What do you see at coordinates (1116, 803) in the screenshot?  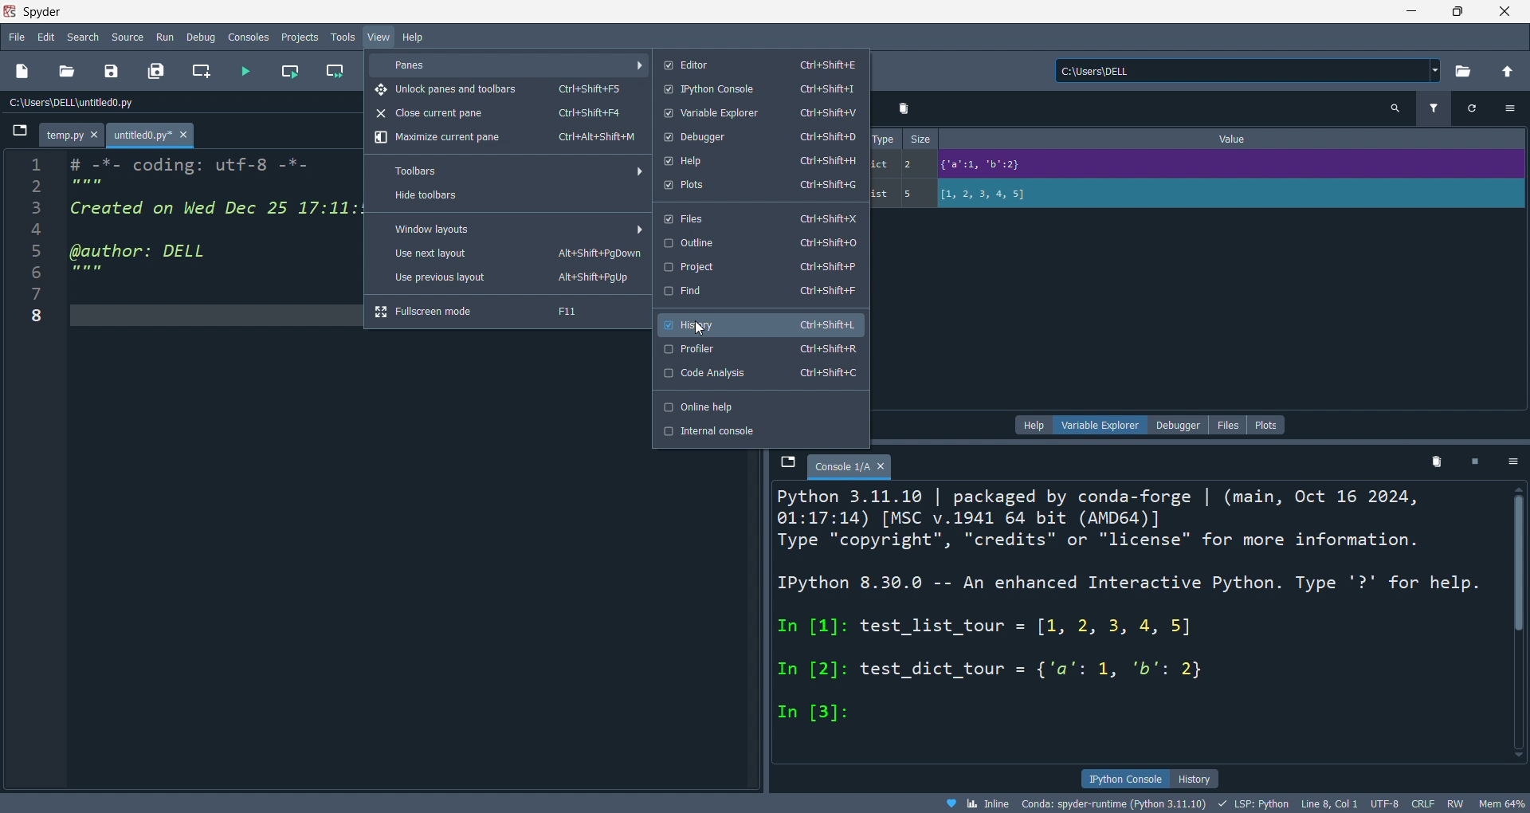 I see `interpreter` at bounding box center [1116, 803].